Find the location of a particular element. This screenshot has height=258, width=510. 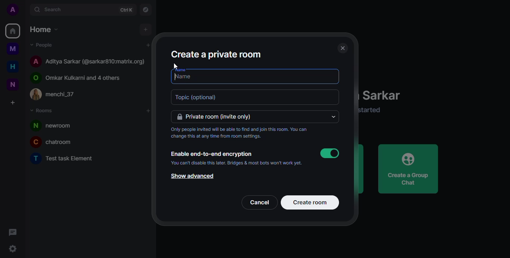

home dropdown is located at coordinates (47, 29).